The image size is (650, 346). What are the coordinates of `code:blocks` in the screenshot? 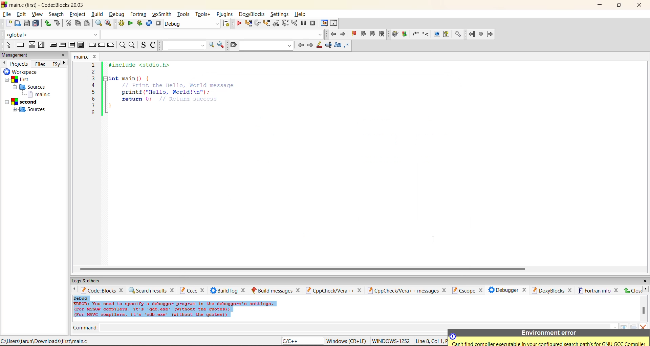 It's located at (98, 290).